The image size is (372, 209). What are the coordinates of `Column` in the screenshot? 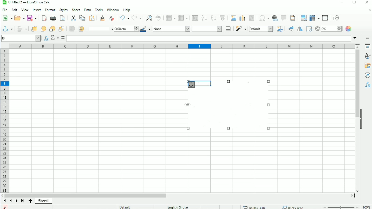 It's located at (183, 18).